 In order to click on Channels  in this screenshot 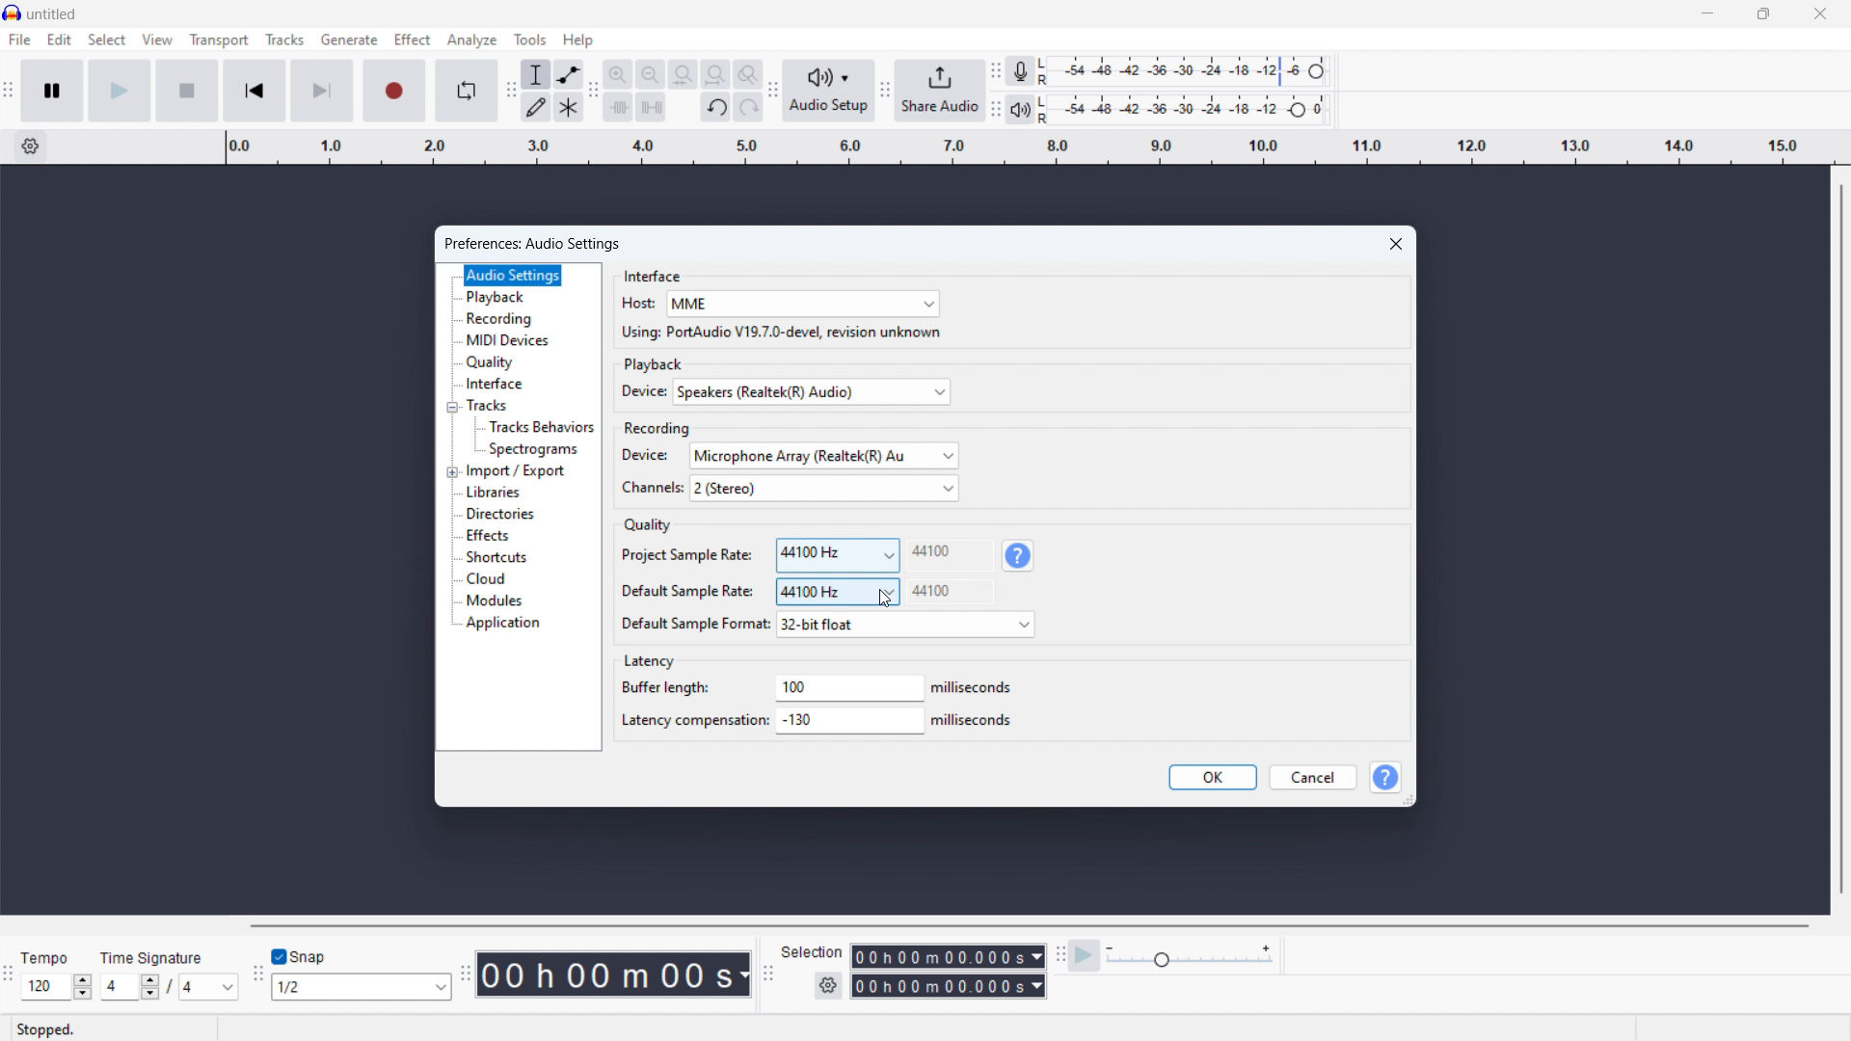, I will do `click(651, 488)`.